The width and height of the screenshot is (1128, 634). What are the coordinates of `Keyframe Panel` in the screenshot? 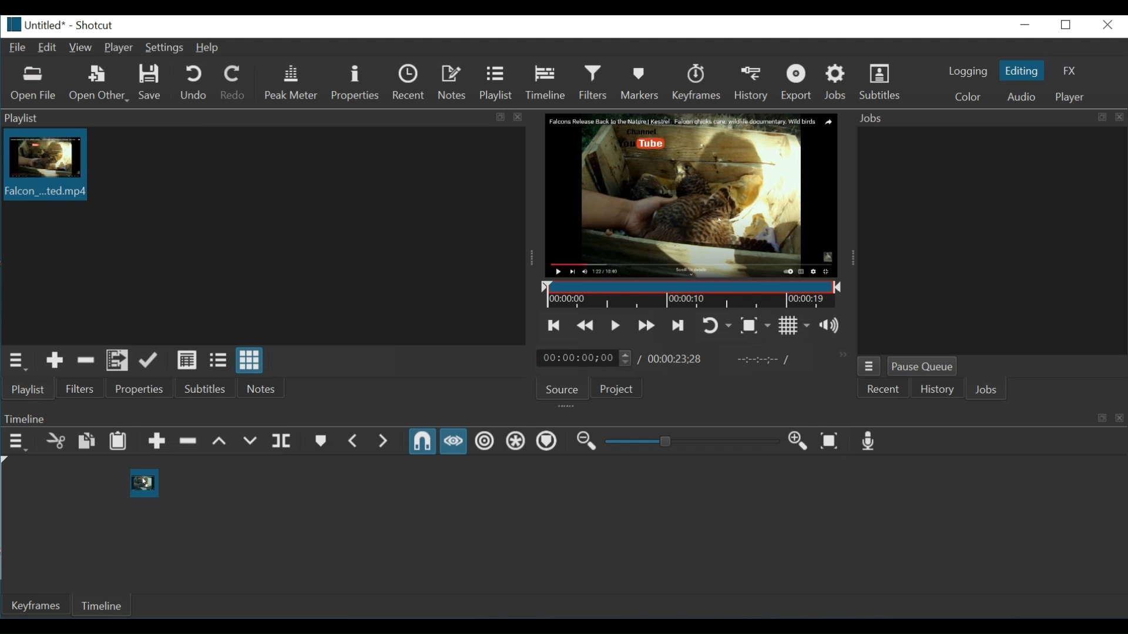 It's located at (561, 418).